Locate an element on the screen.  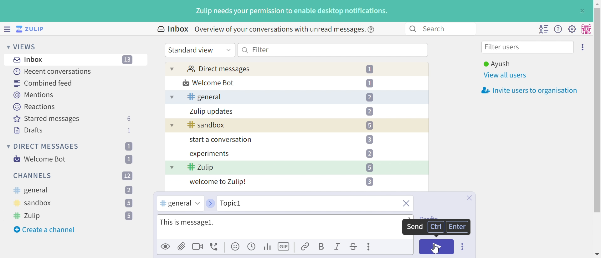
Ctrl is located at coordinates (434, 227).